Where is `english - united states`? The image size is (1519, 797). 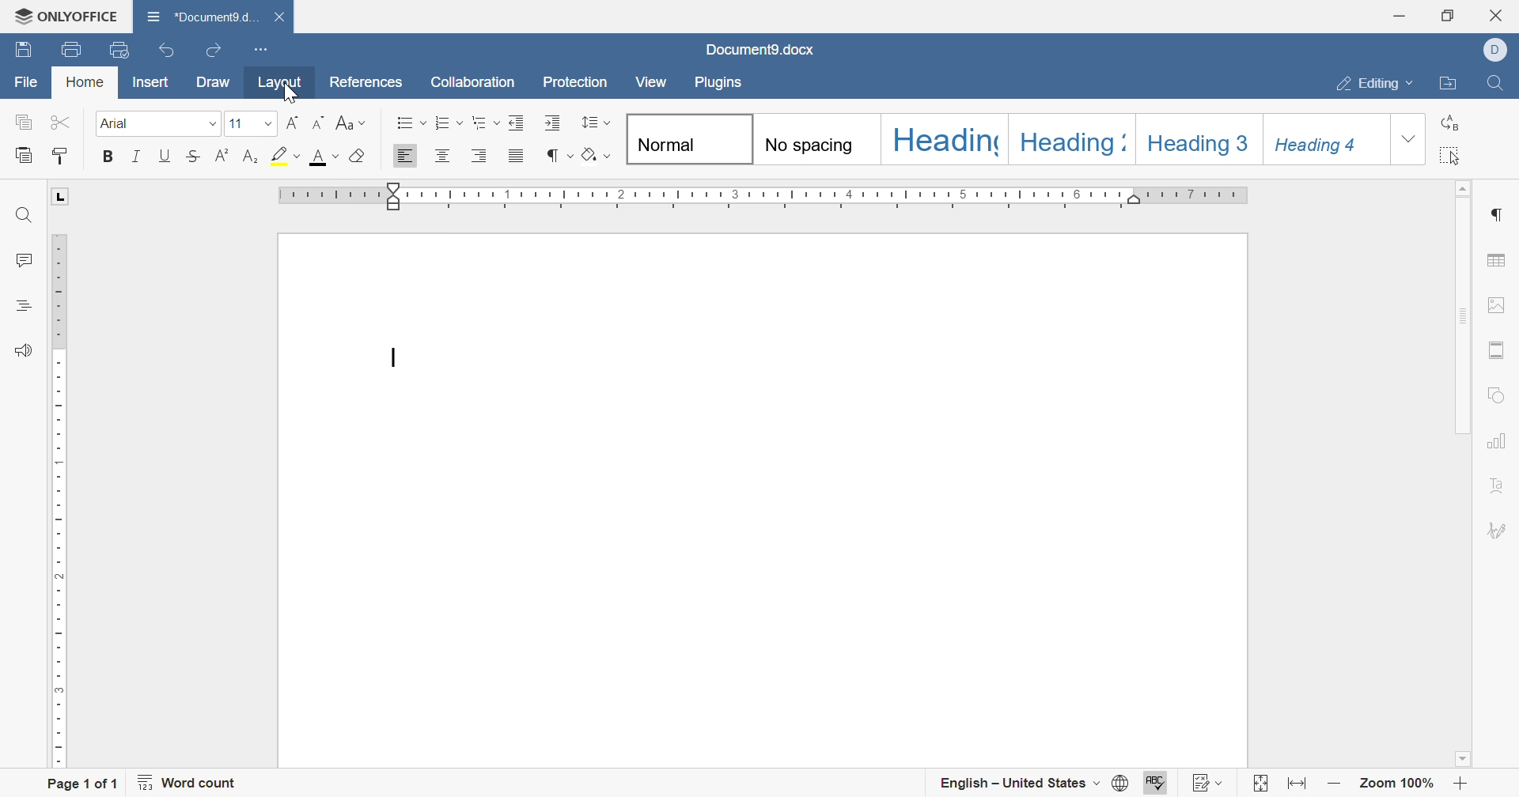 english - united states is located at coordinates (1018, 784).